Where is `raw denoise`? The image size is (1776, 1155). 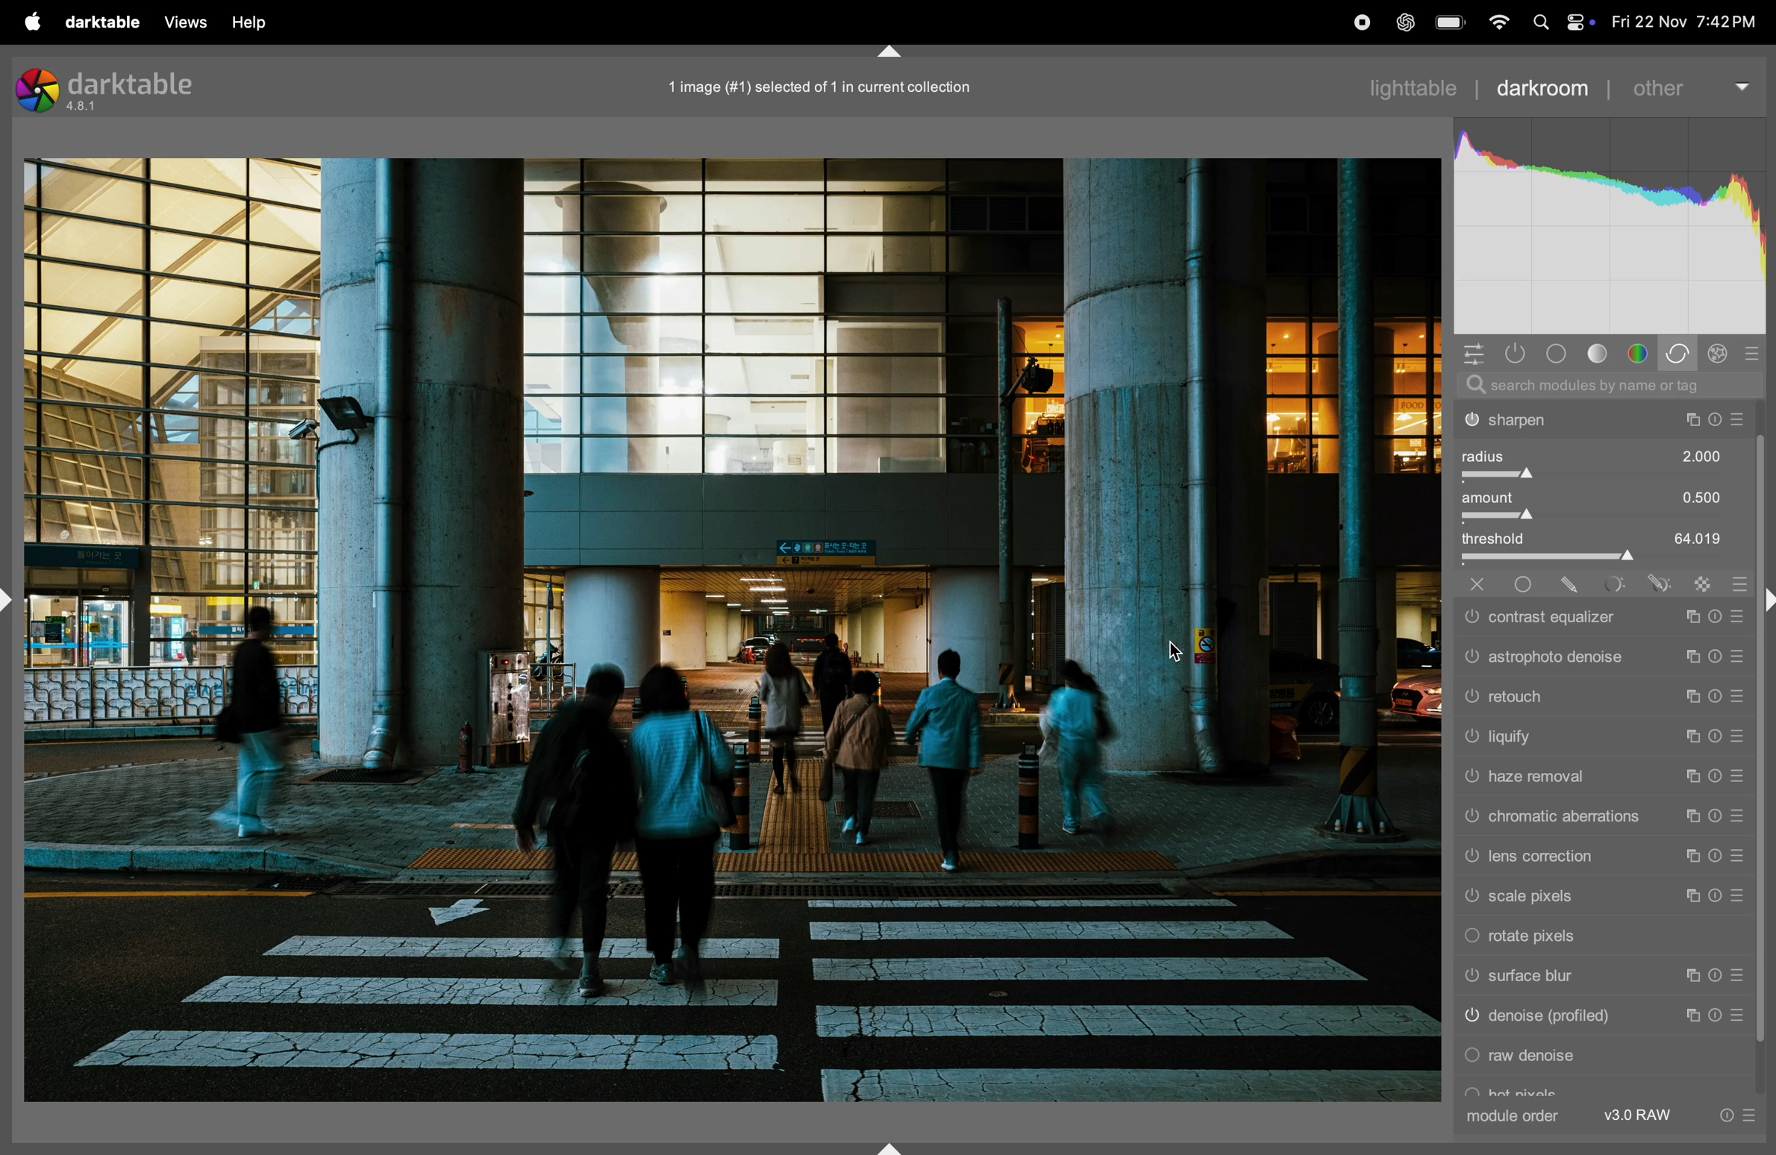
raw denoise is located at coordinates (1602, 1059).